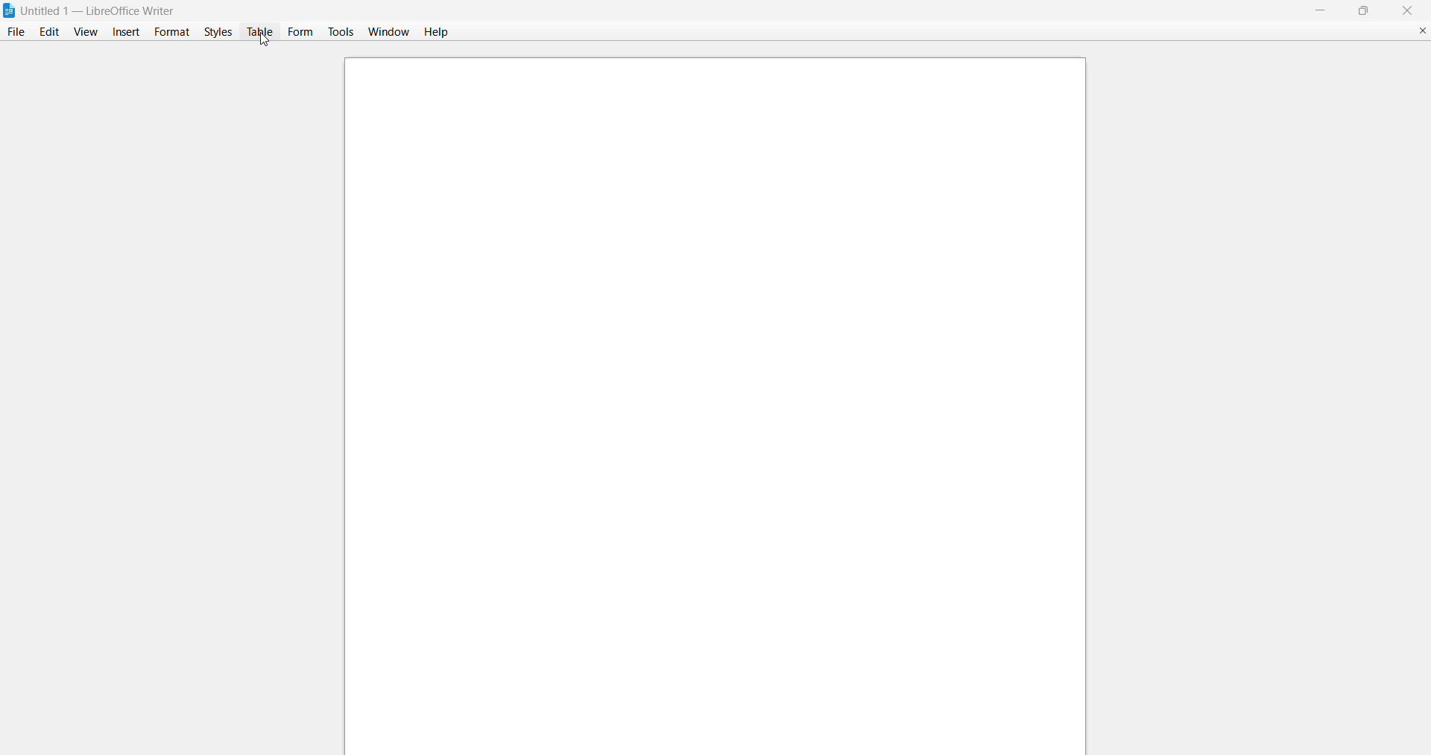 The height and width of the screenshot is (755, 1431). Describe the element at coordinates (1365, 10) in the screenshot. I see `maximize` at that location.